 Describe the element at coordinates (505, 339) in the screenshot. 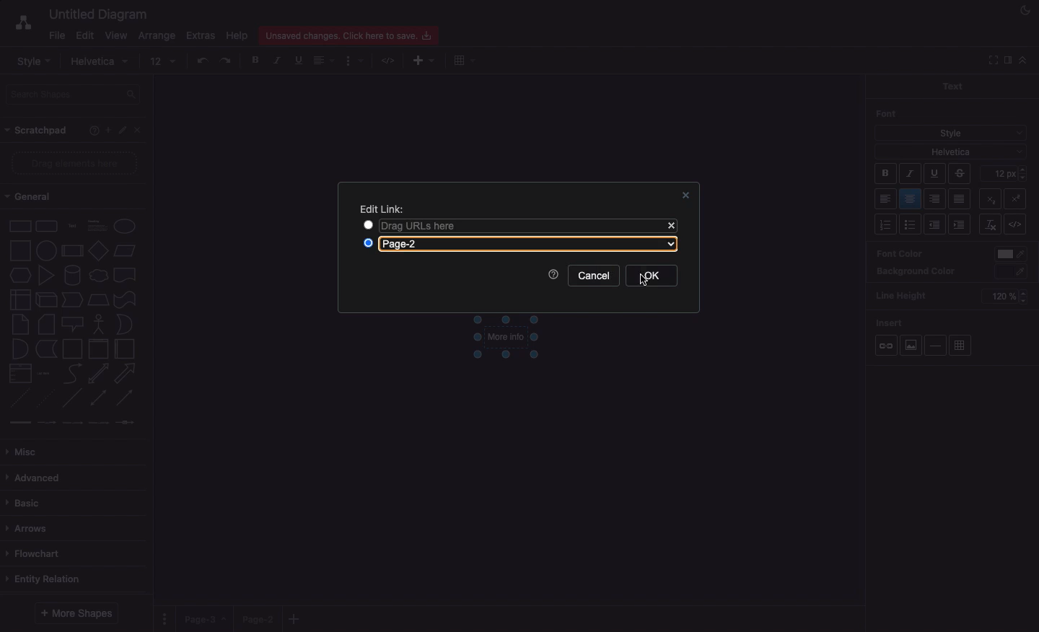

I see `More info` at that location.